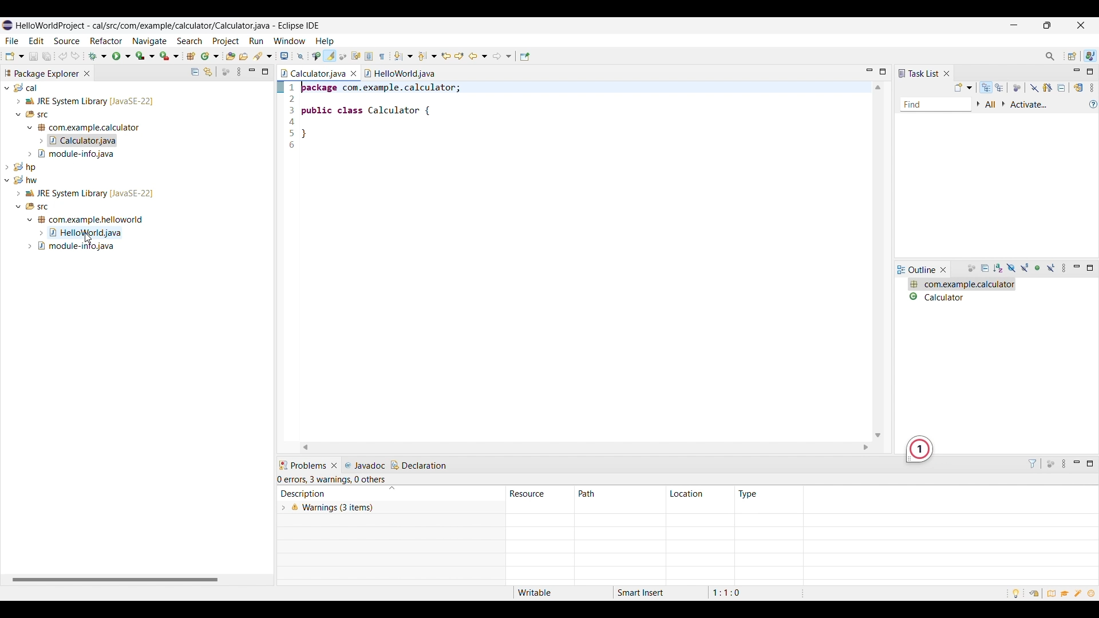 The width and height of the screenshot is (1099, 618). Describe the element at coordinates (36, 40) in the screenshot. I see `Edit` at that location.